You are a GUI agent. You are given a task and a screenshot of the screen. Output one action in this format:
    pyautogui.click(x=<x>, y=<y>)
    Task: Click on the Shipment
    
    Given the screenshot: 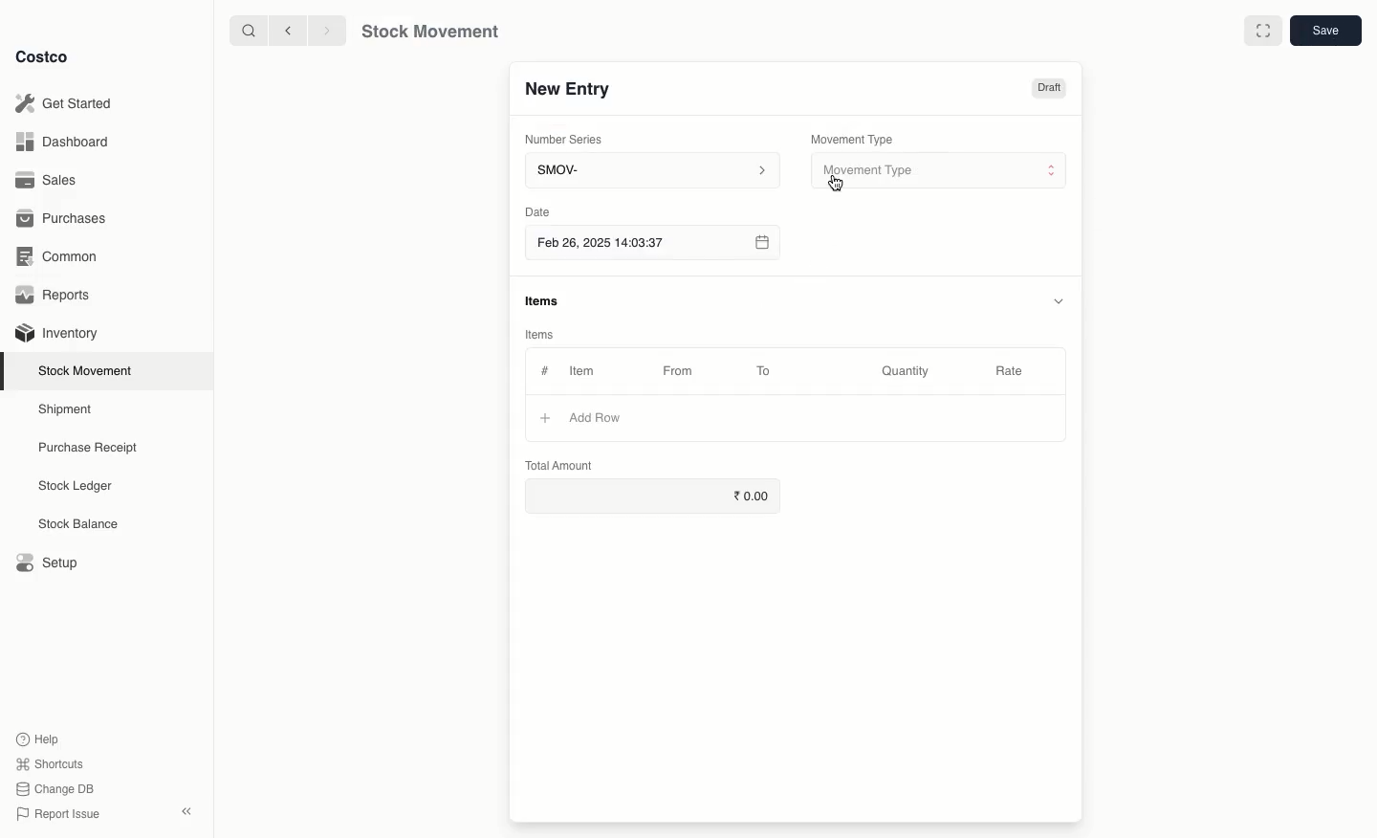 What is the action you would take?
    pyautogui.click(x=66, y=410)
    